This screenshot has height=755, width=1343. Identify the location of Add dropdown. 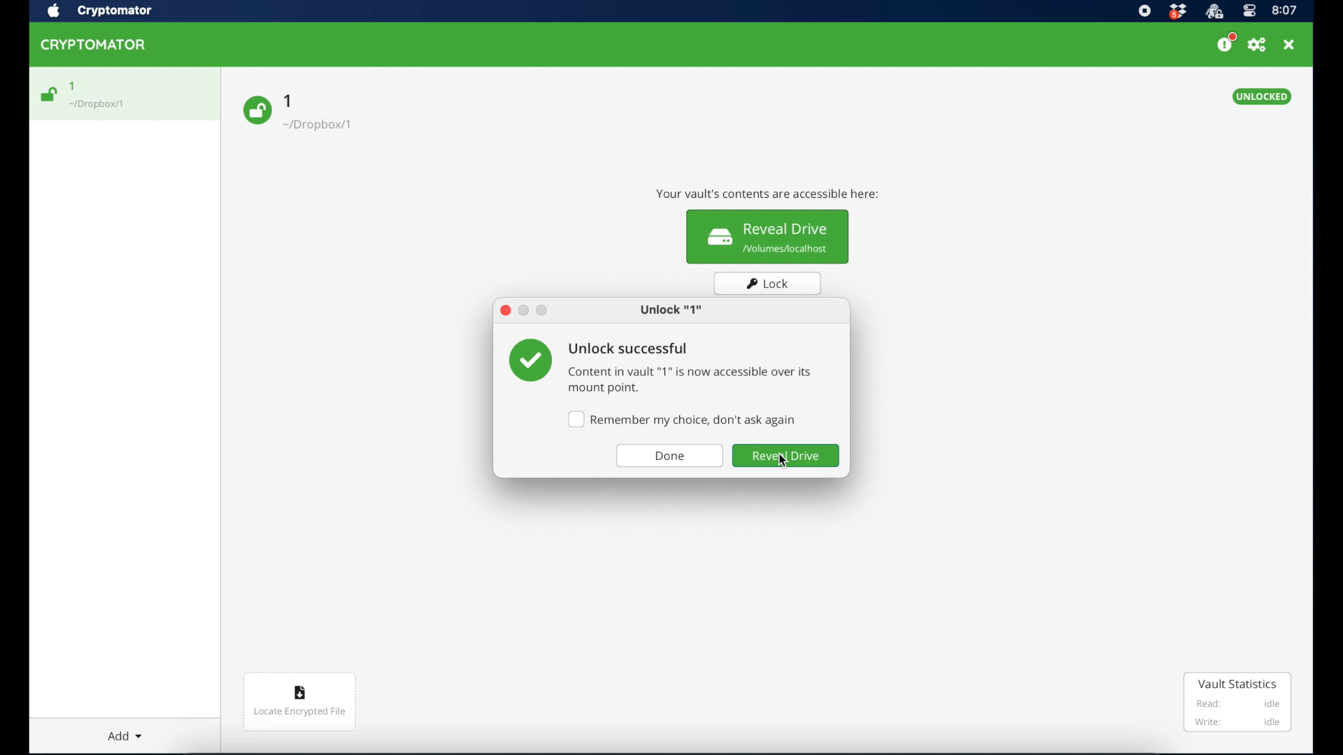
(136, 733).